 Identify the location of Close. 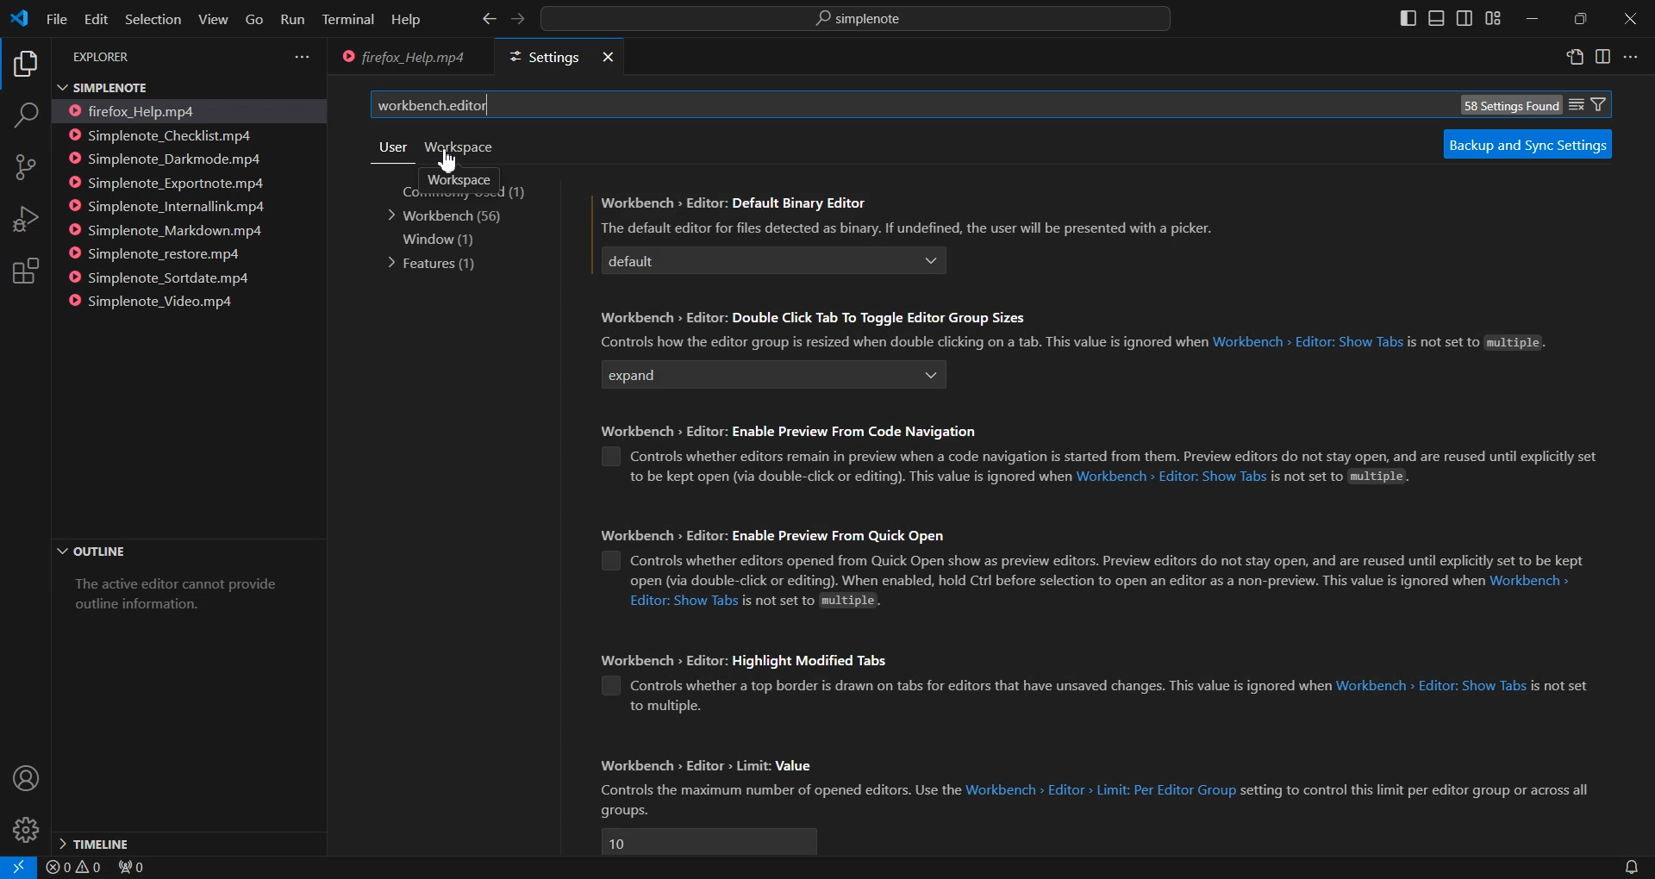
(605, 58).